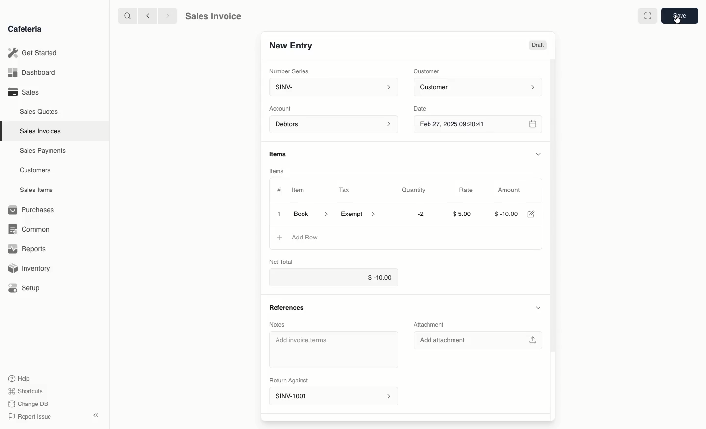  Describe the element at coordinates (334, 125) in the screenshot. I see `Debtors ` at that location.